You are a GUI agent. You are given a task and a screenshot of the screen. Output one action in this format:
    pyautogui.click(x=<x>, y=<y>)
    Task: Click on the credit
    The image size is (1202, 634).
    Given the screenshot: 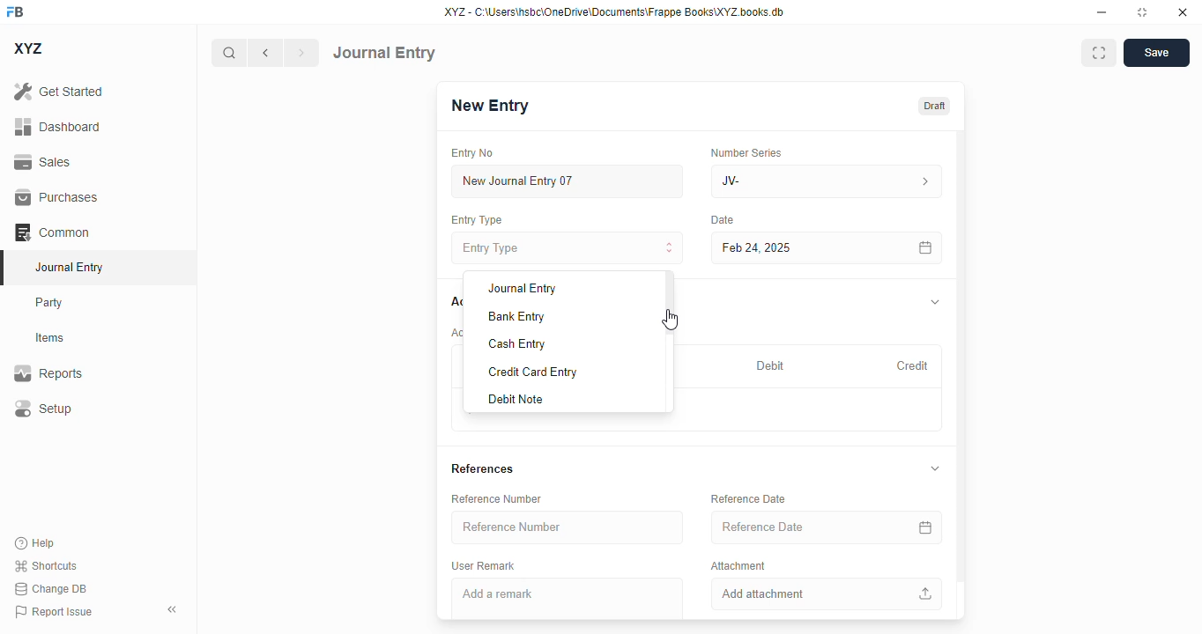 What is the action you would take?
    pyautogui.click(x=914, y=365)
    